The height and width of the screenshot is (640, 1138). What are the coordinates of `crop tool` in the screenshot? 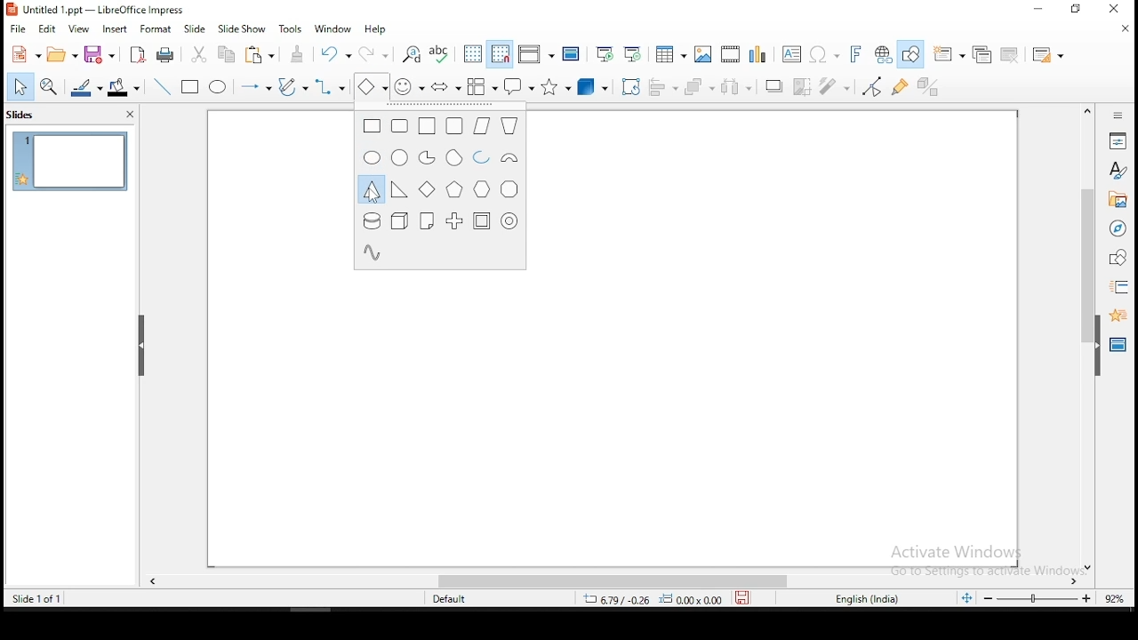 It's located at (629, 86).